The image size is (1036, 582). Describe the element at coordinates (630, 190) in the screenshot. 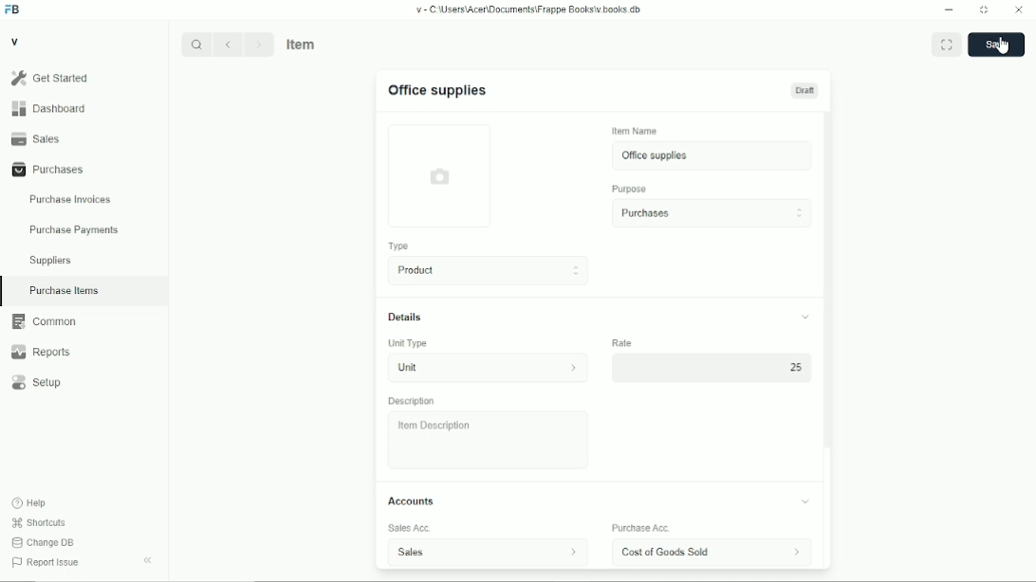

I see `purpose` at that location.